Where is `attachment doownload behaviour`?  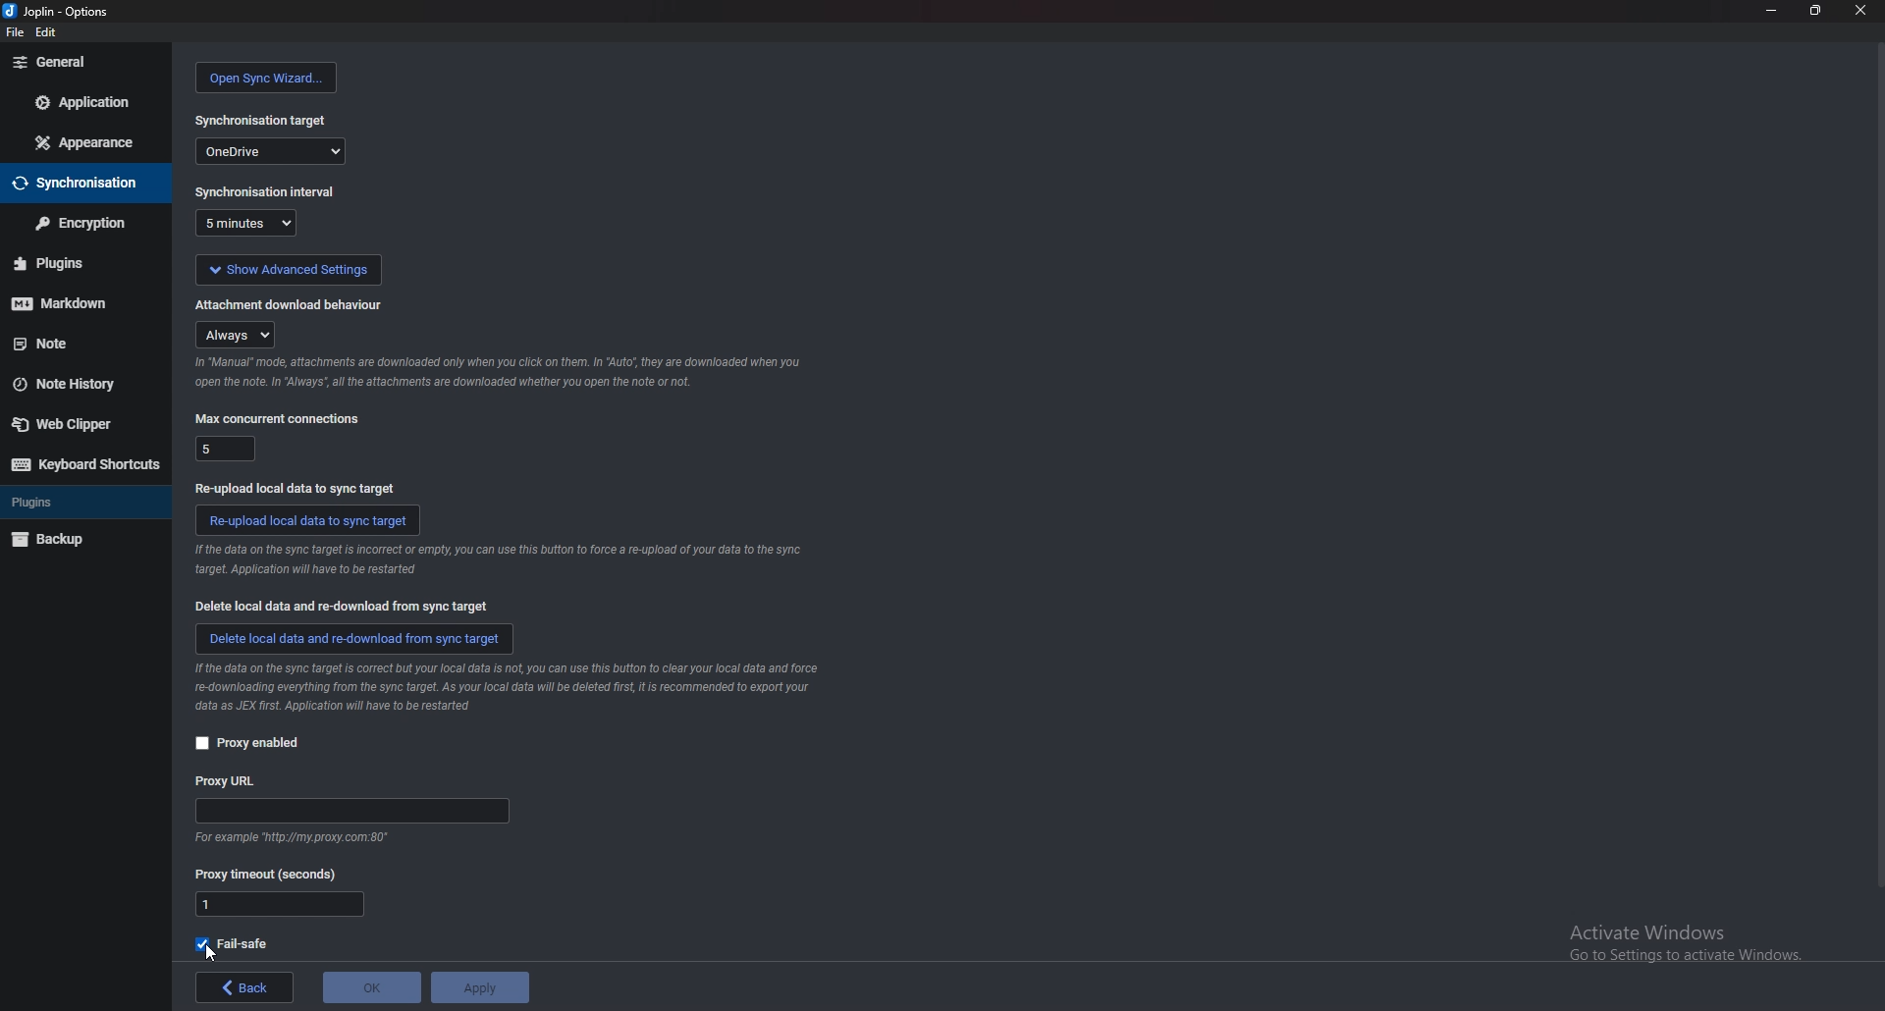
attachment doownload behaviour is located at coordinates (293, 304).